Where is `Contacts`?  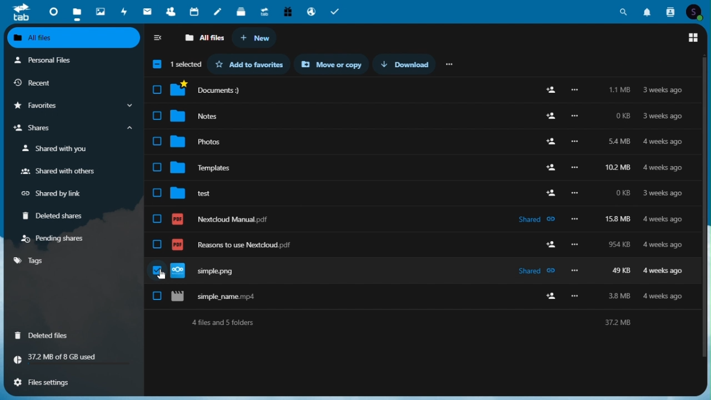 Contacts is located at coordinates (671, 11).